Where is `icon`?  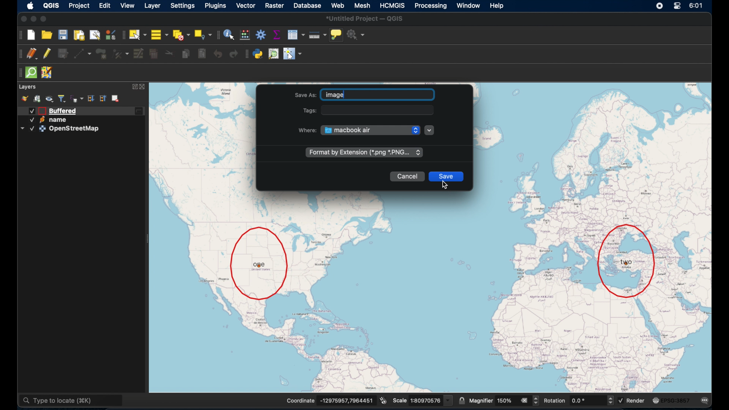 icon is located at coordinates (43, 129).